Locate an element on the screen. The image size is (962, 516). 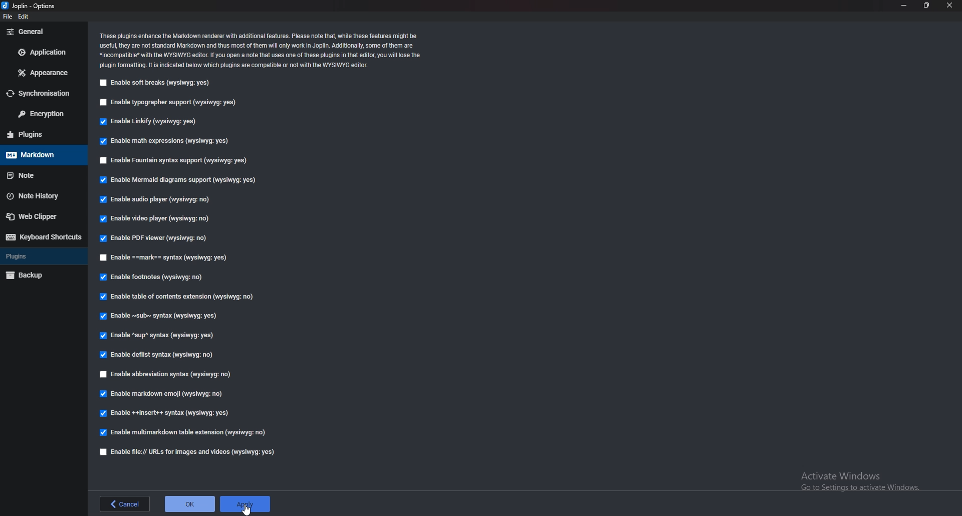
enable Sub Syntax is located at coordinates (164, 317).